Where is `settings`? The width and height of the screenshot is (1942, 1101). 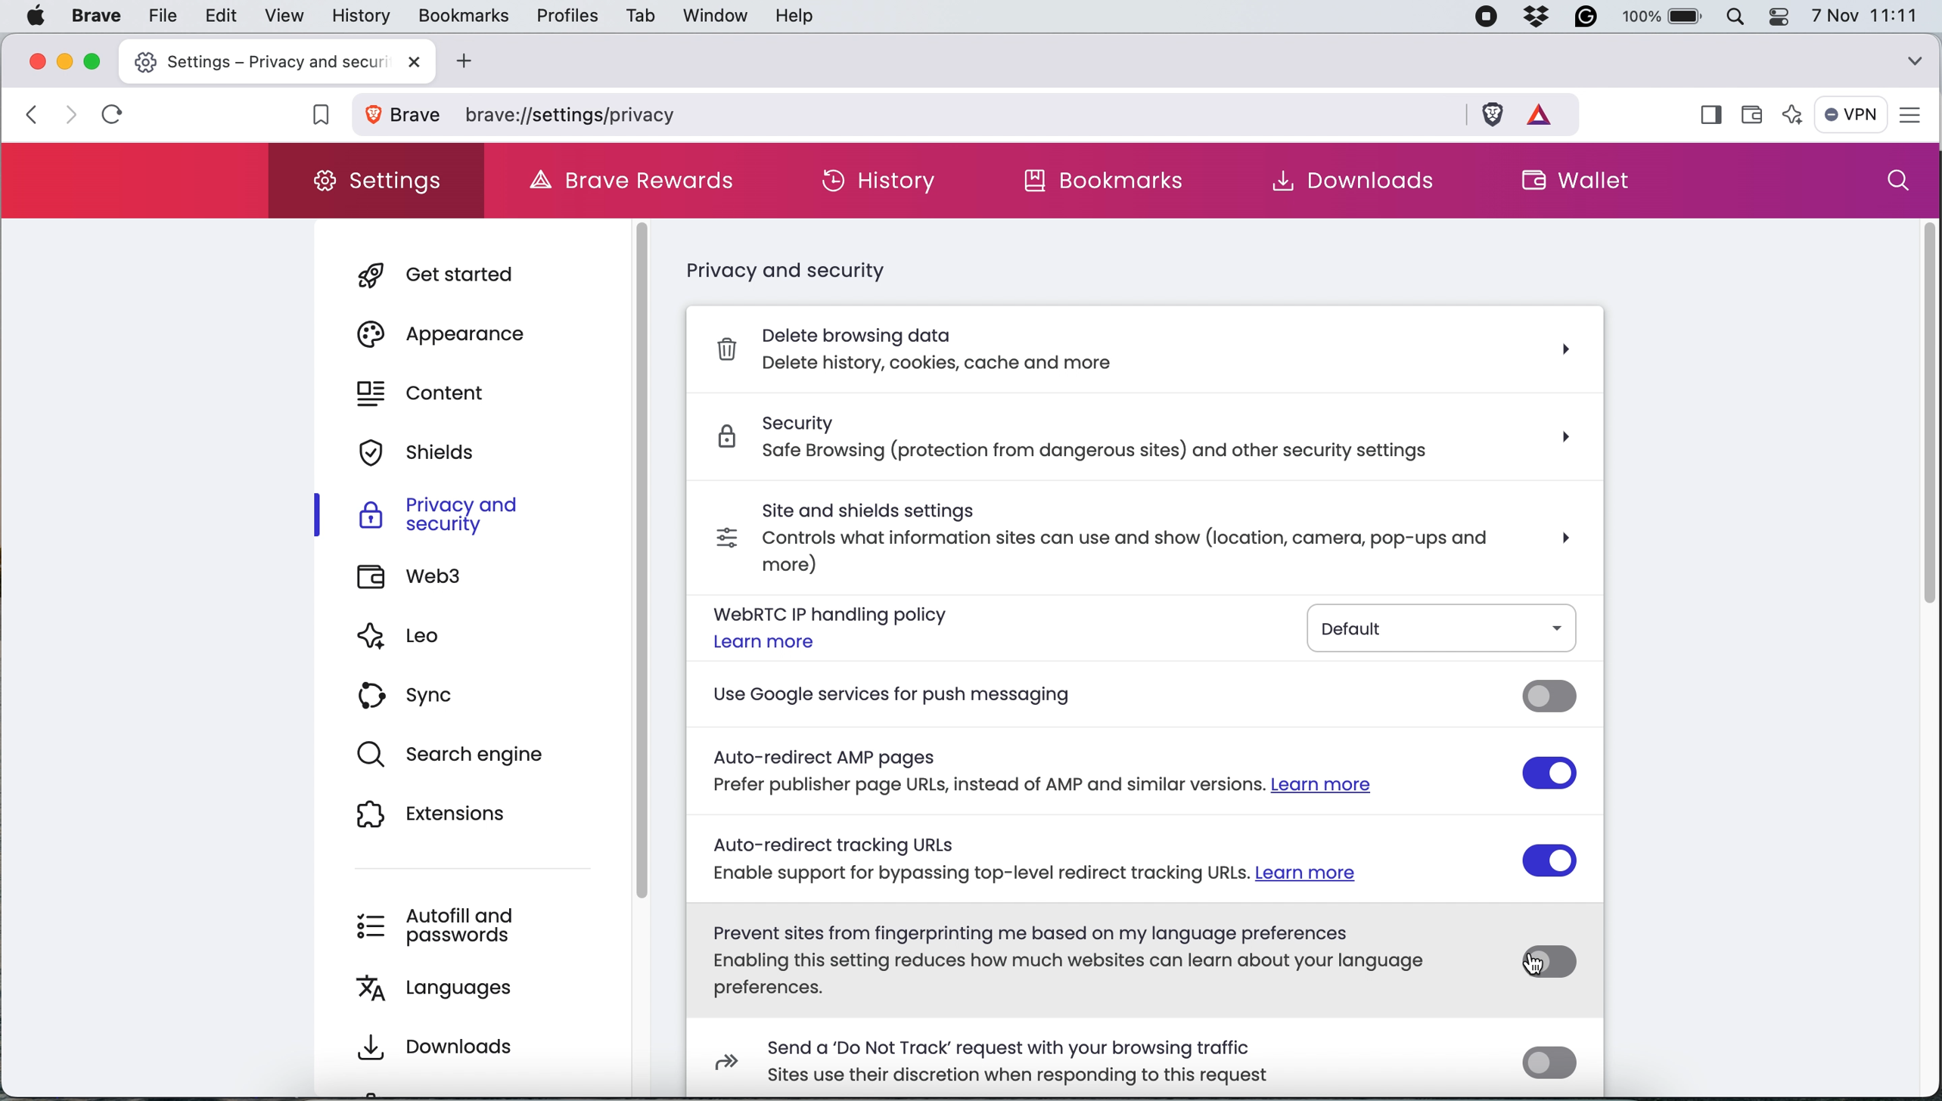
settings is located at coordinates (381, 180).